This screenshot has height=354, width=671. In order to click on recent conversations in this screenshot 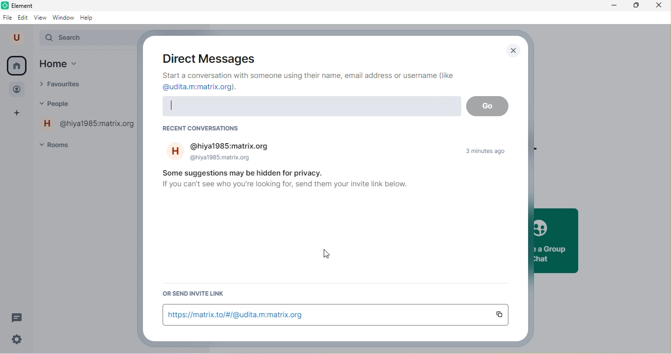, I will do `click(199, 129)`.